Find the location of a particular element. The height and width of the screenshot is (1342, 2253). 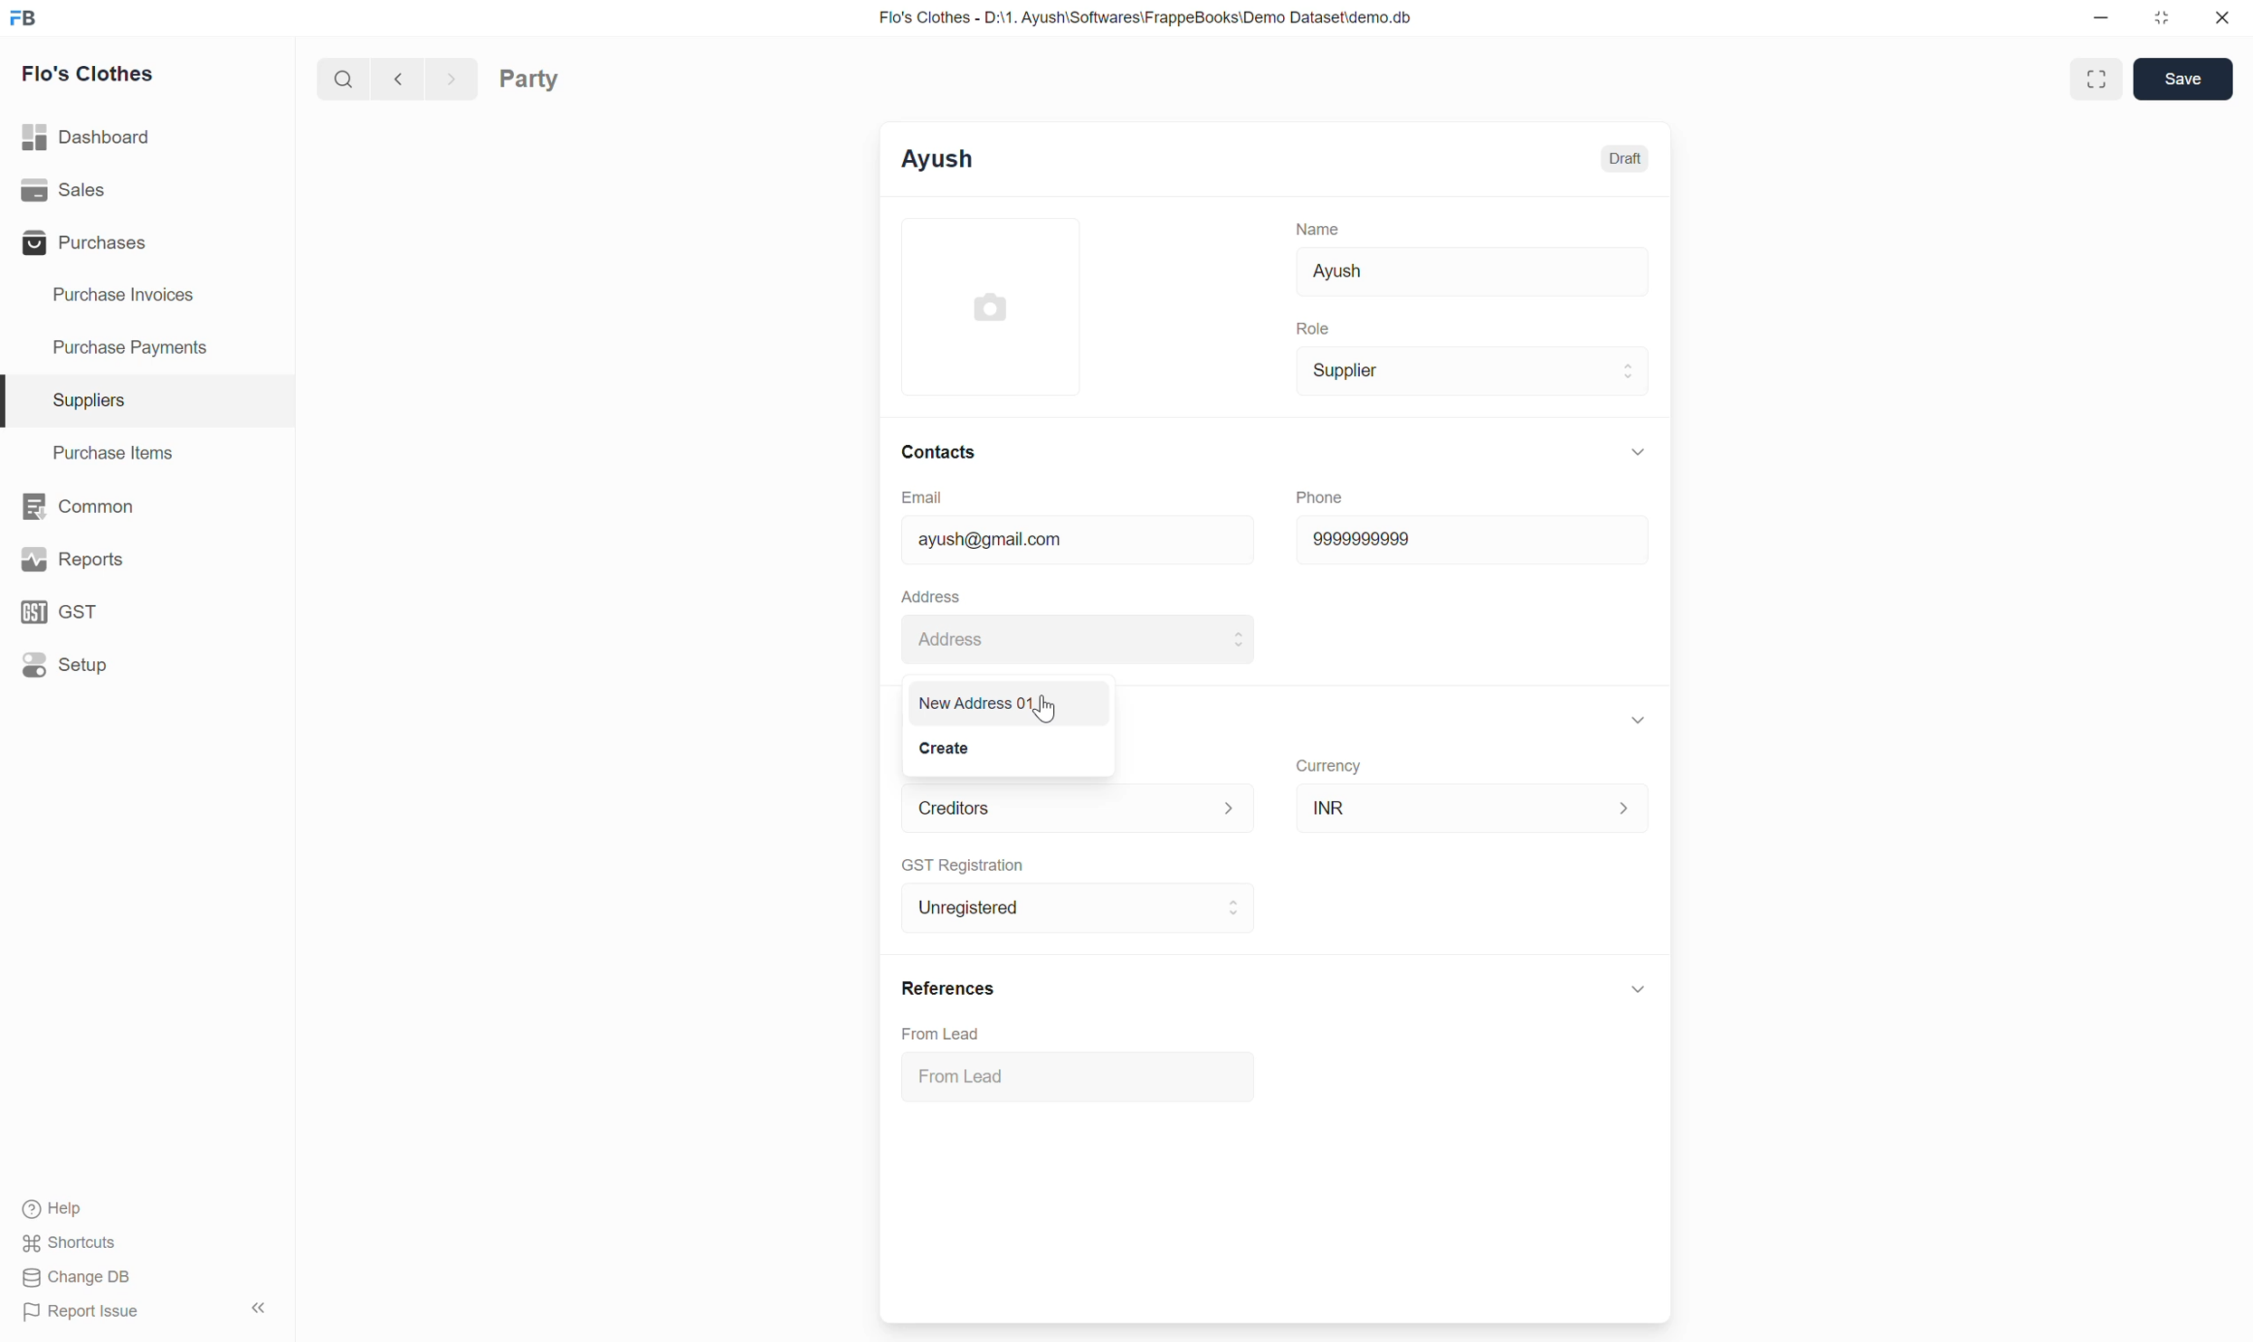

Name is located at coordinates (1317, 229).